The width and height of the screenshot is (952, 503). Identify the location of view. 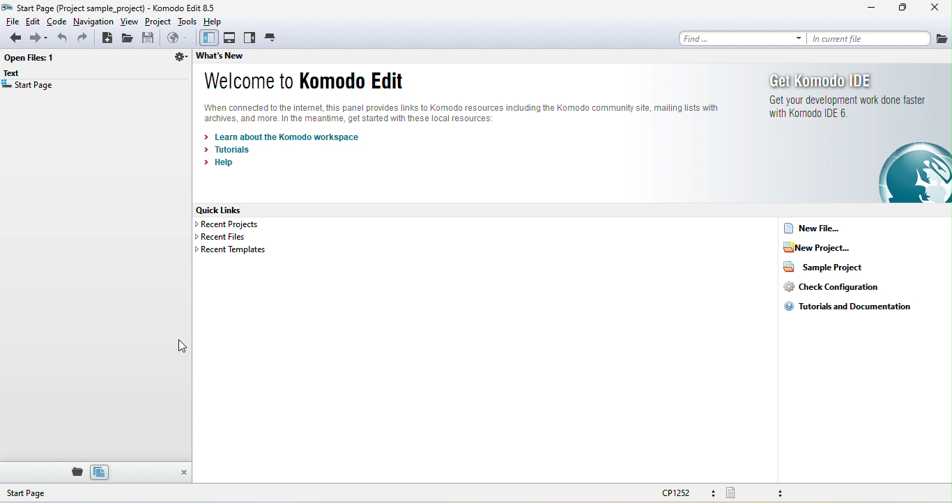
(130, 22).